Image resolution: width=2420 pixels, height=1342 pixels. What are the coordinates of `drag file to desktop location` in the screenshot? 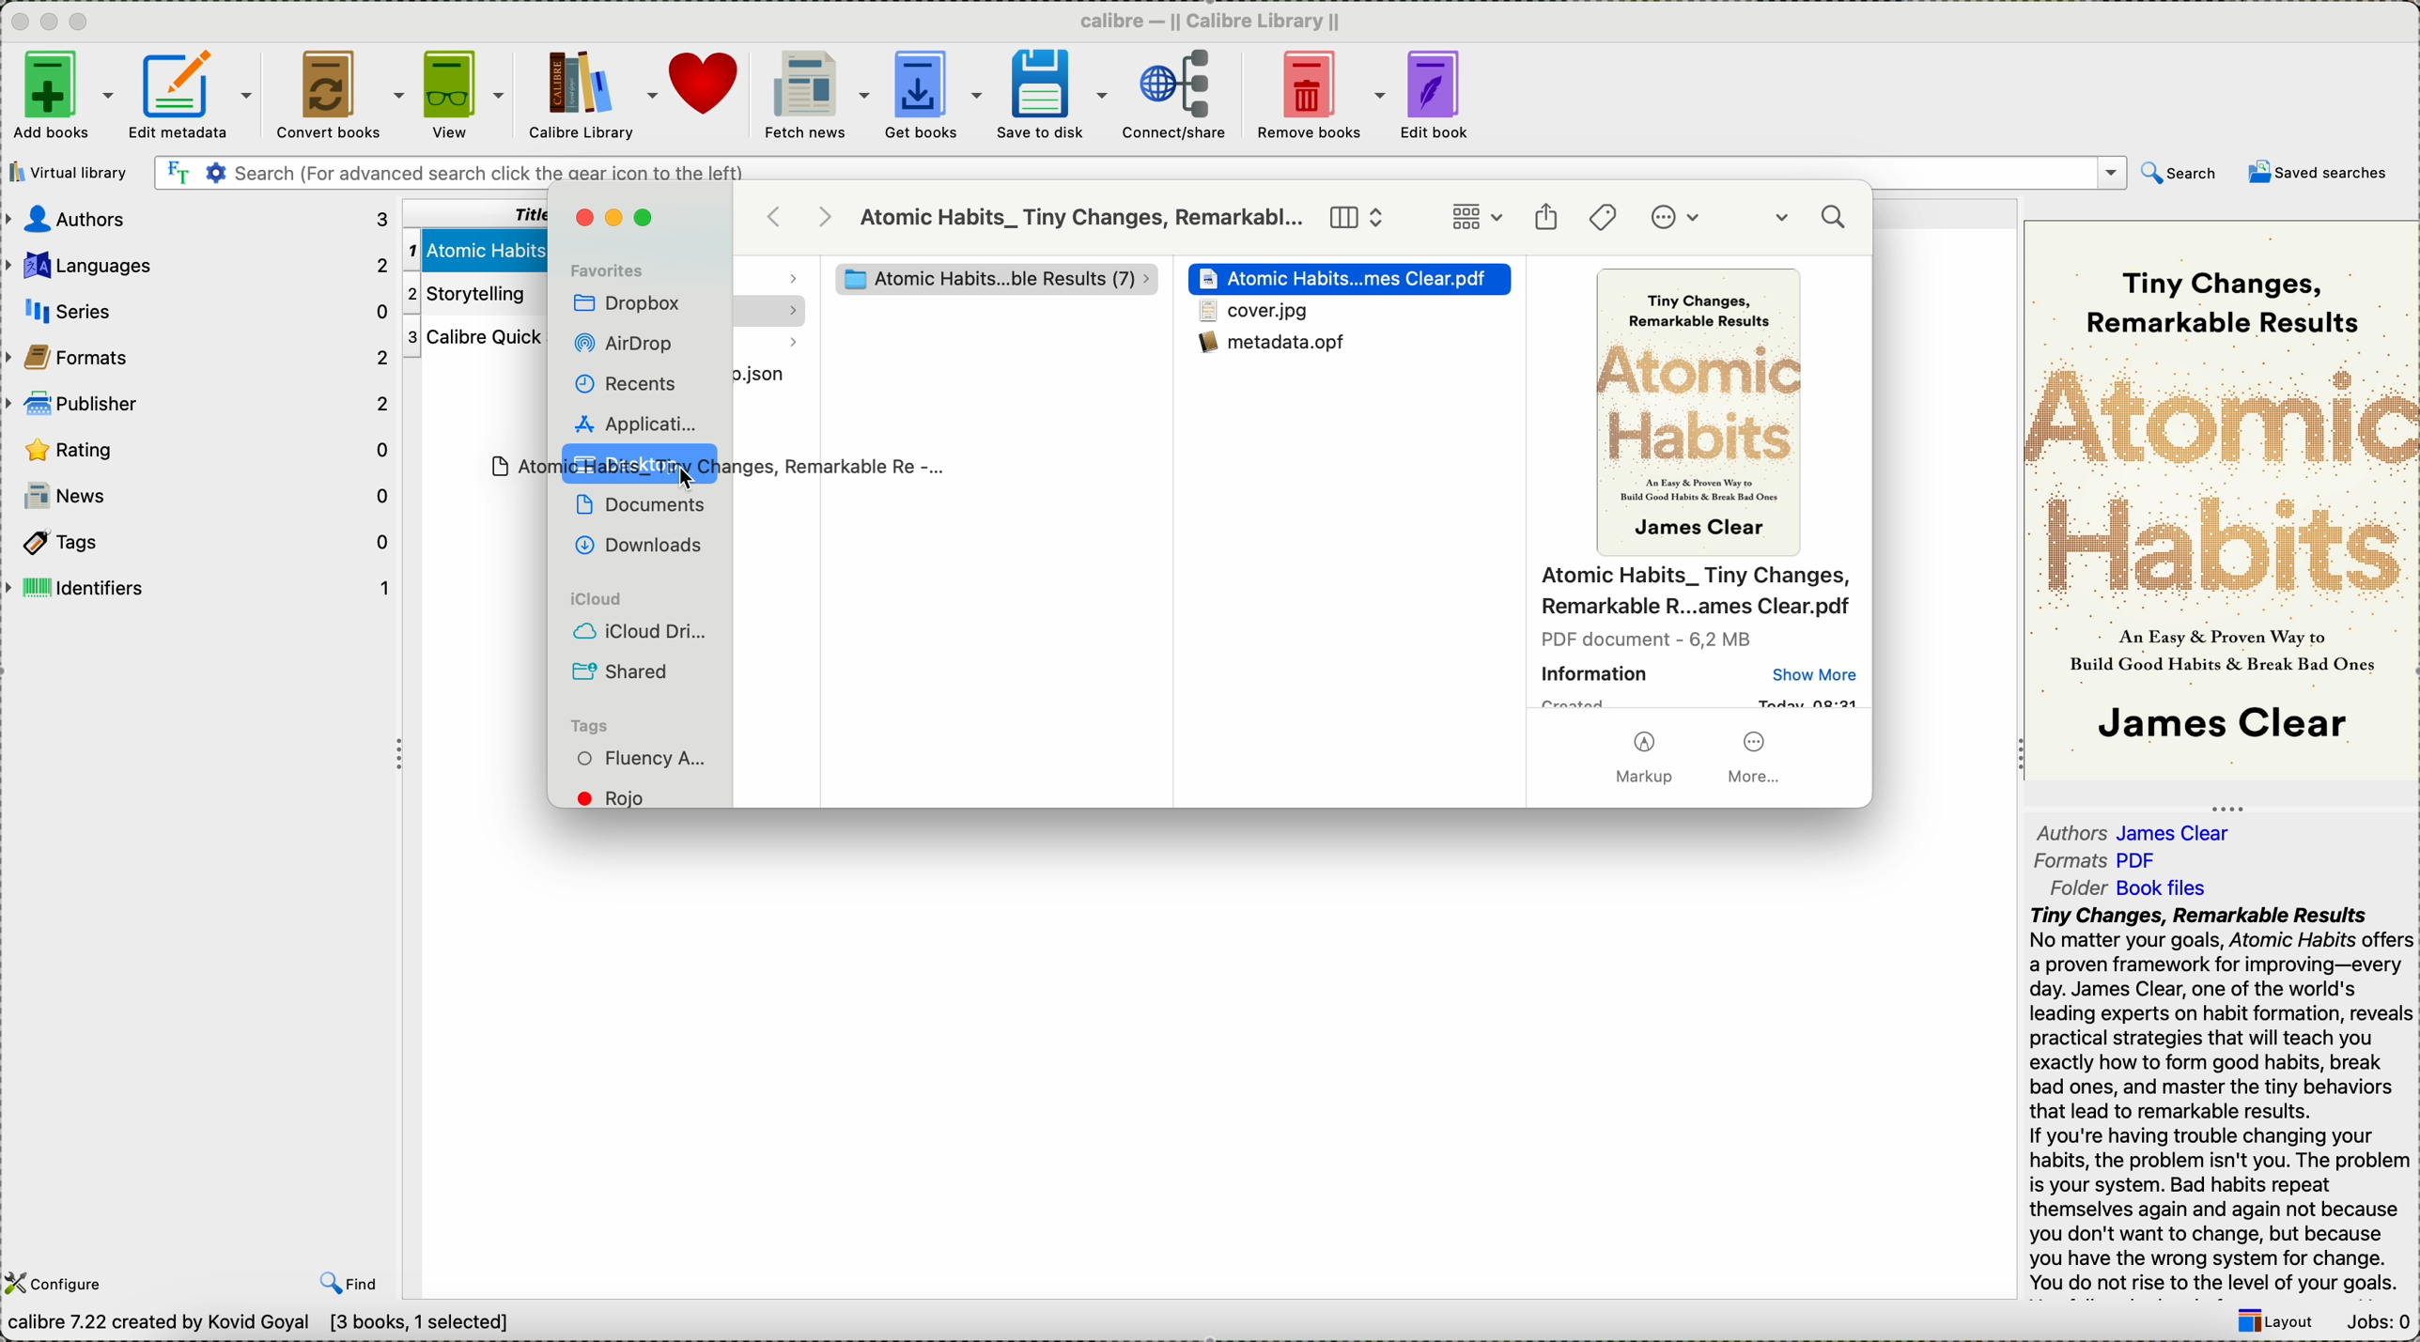 It's located at (705, 467).